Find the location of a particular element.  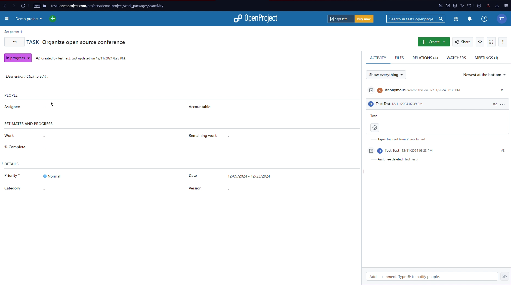

Open Project is located at coordinates (256, 20).